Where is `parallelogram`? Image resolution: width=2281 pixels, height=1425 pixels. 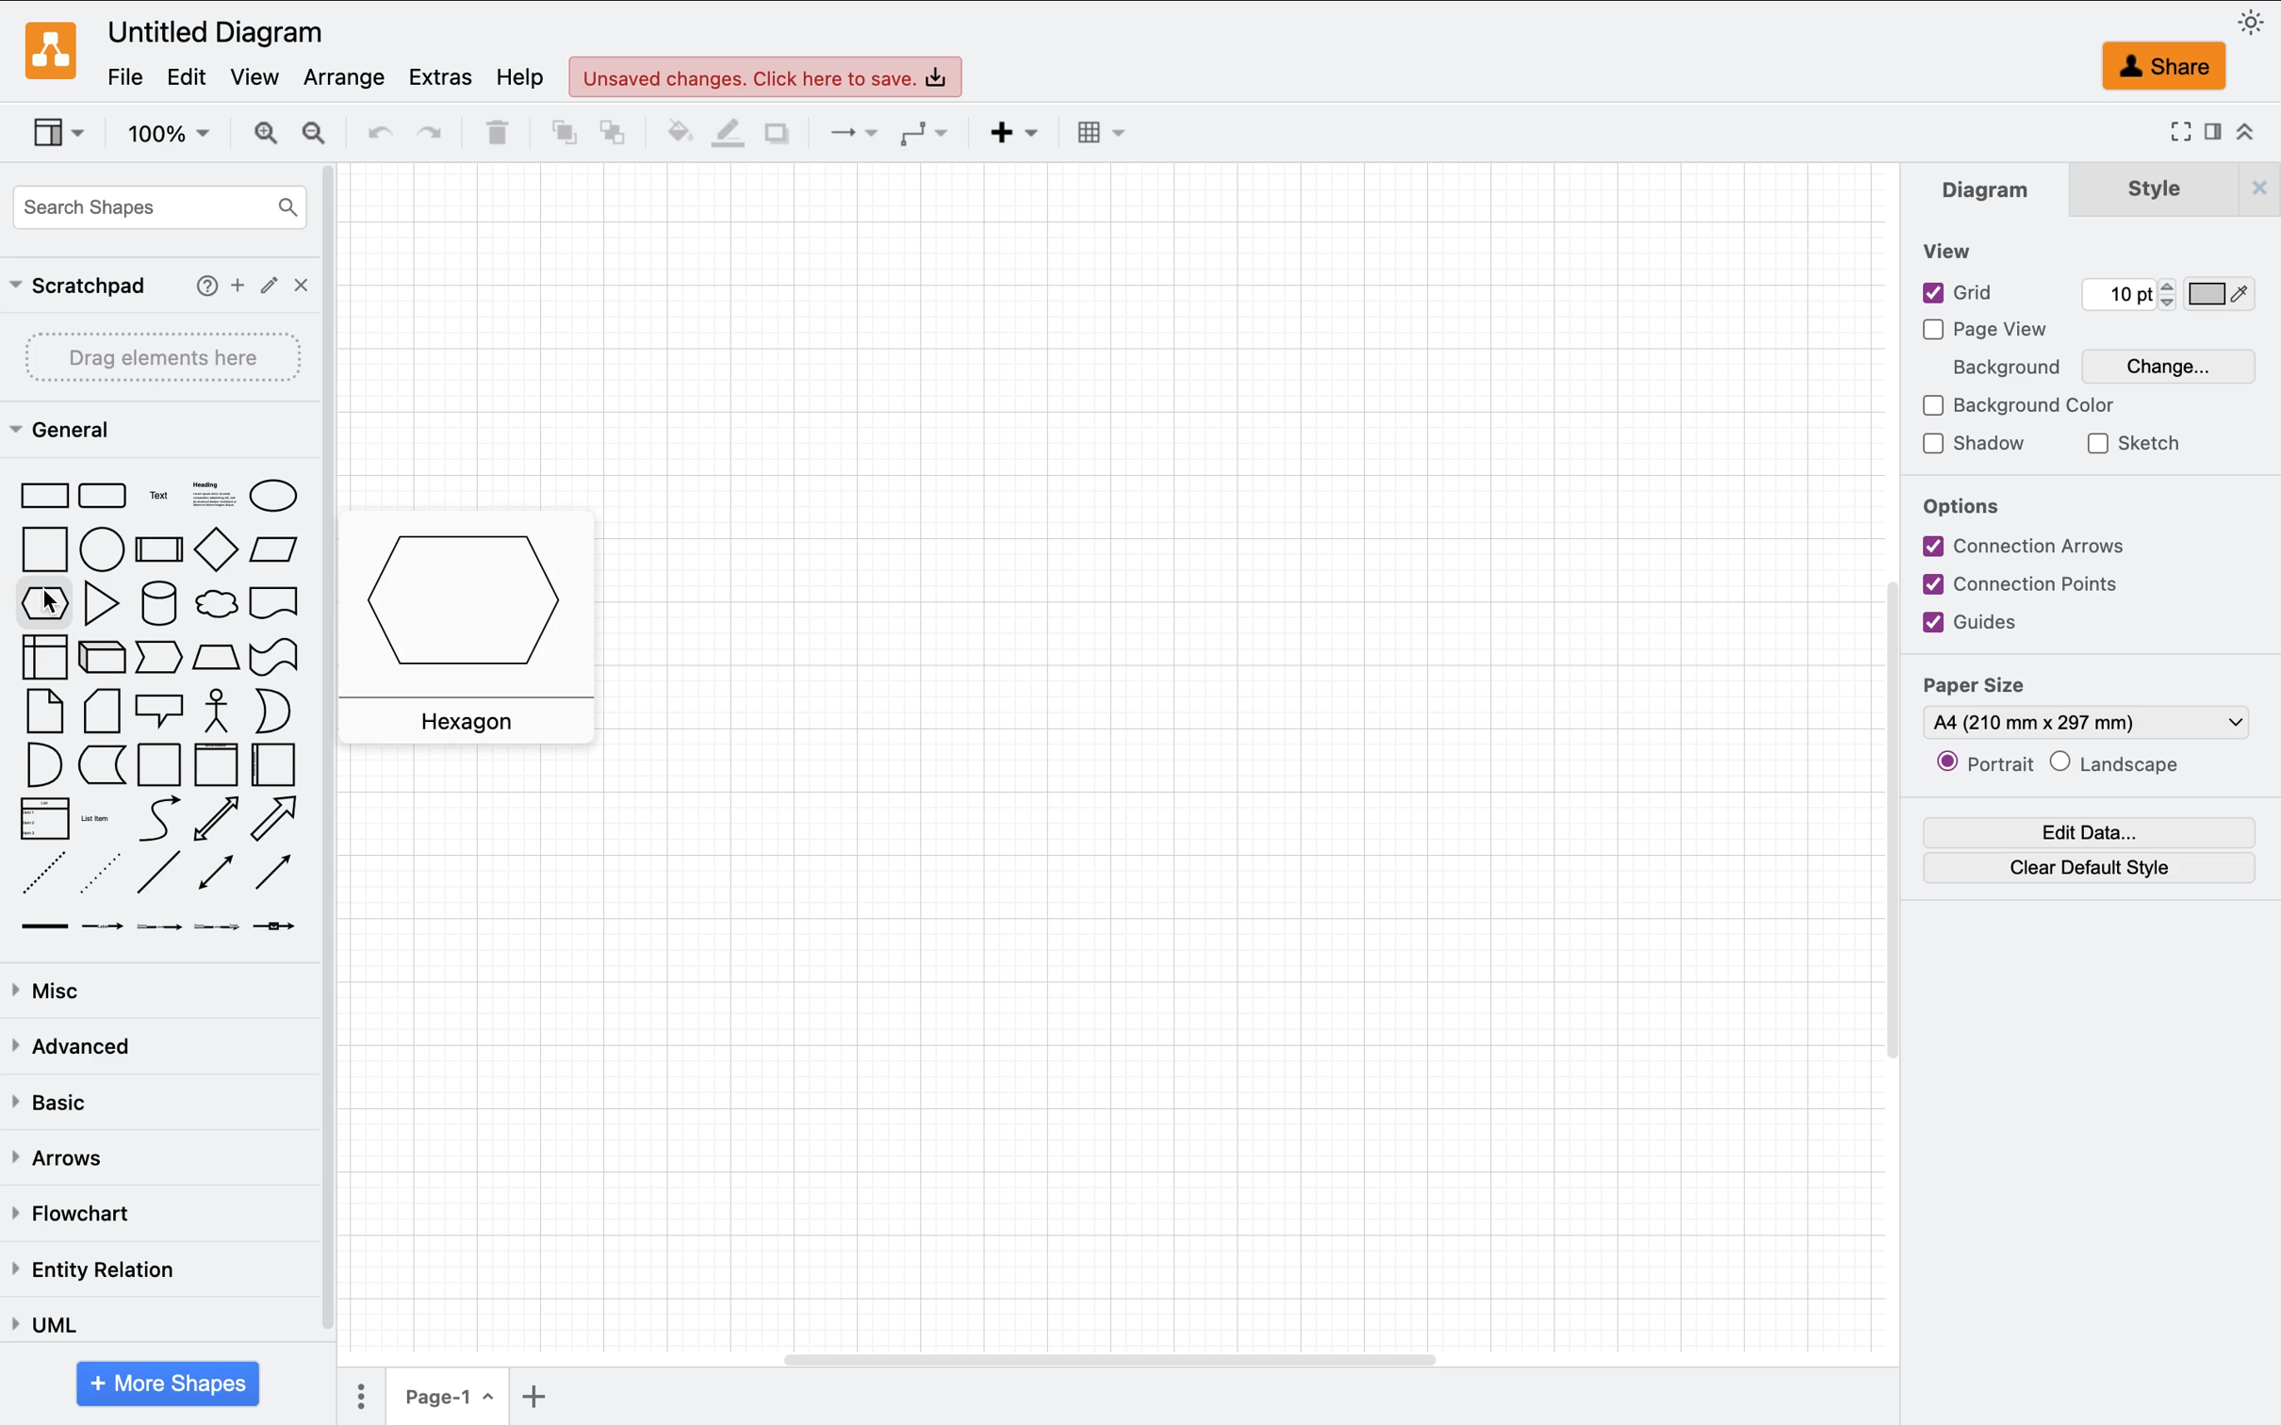 parallelogram is located at coordinates (280, 548).